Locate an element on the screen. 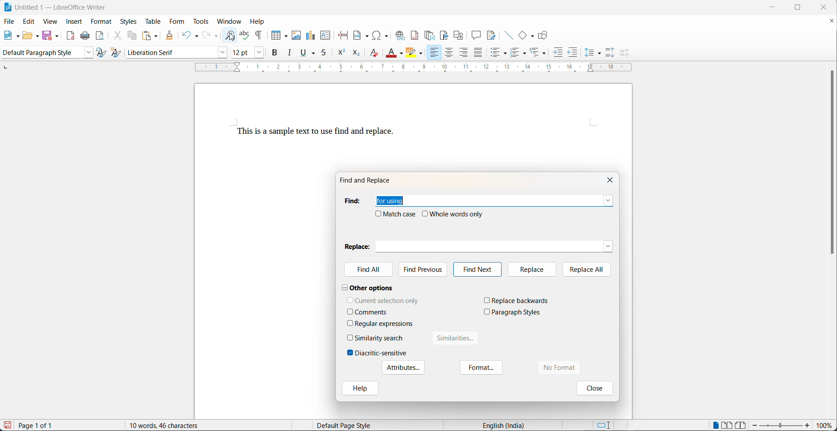 This screenshot has height=431, width=837. find and replace dialog box title is located at coordinates (370, 180).